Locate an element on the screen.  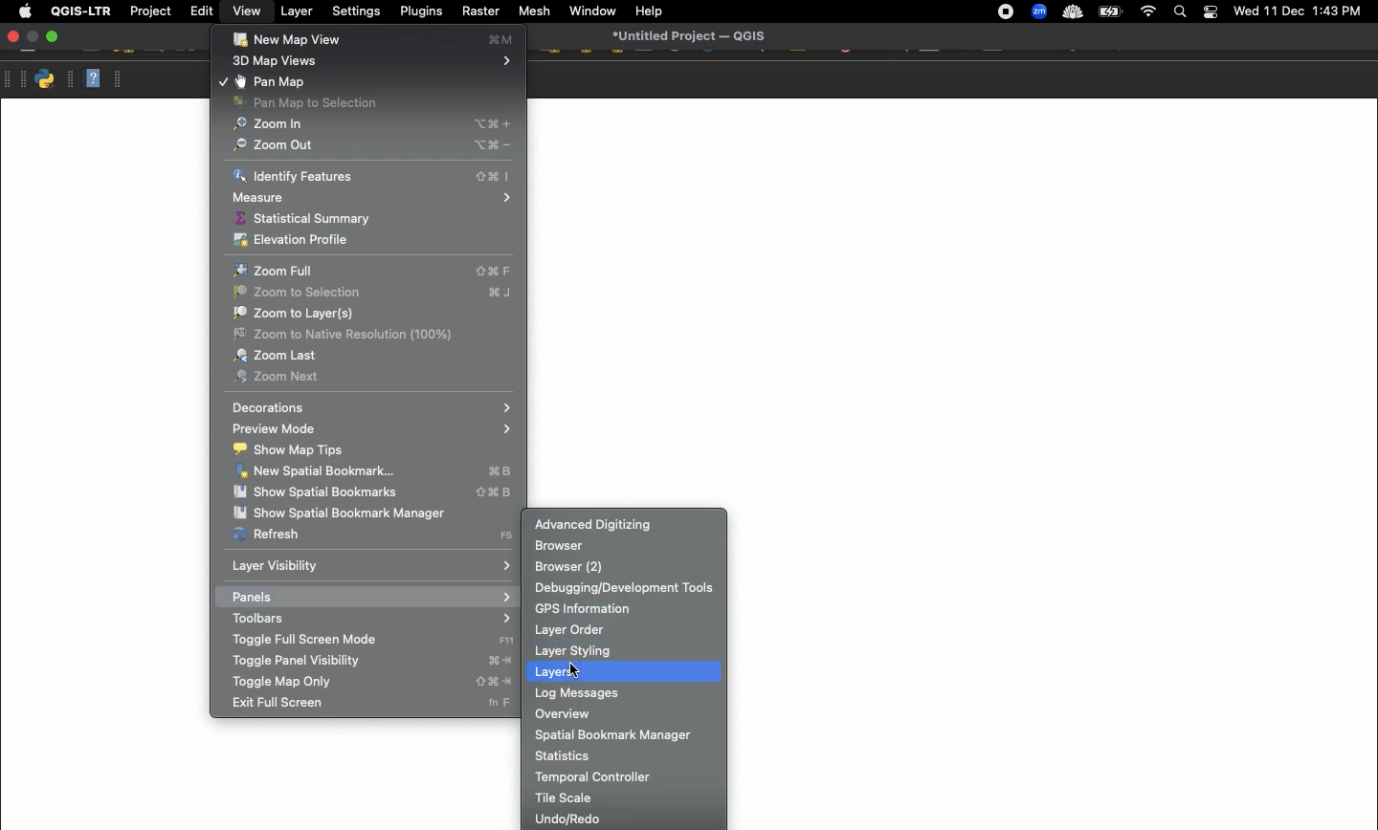
Identify features is located at coordinates (371, 176).